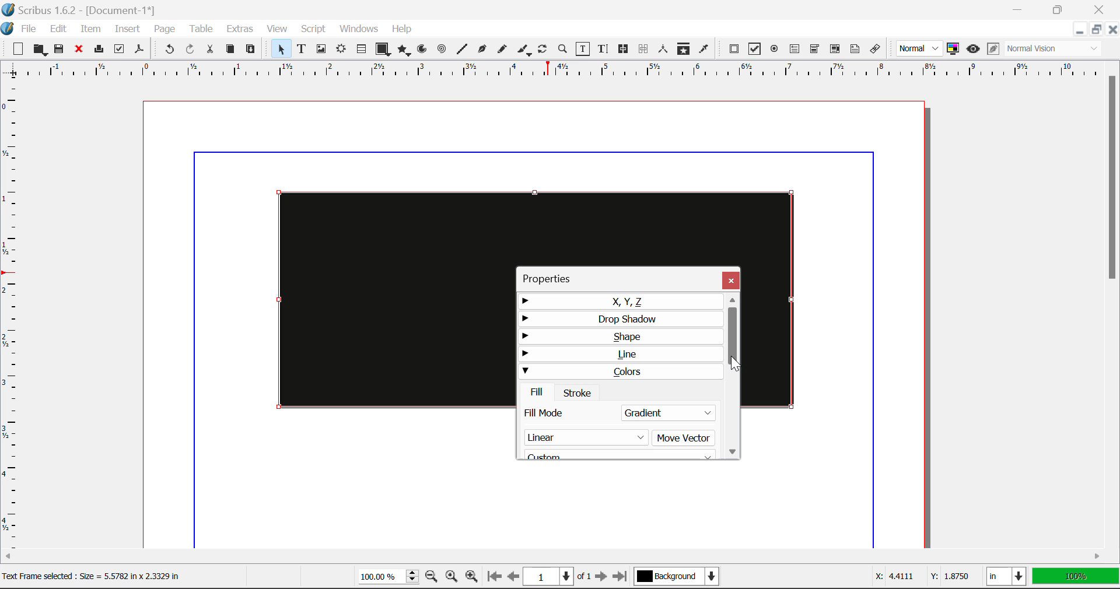 The height and width of the screenshot is (589, 1120). I want to click on Polygons, so click(404, 51).